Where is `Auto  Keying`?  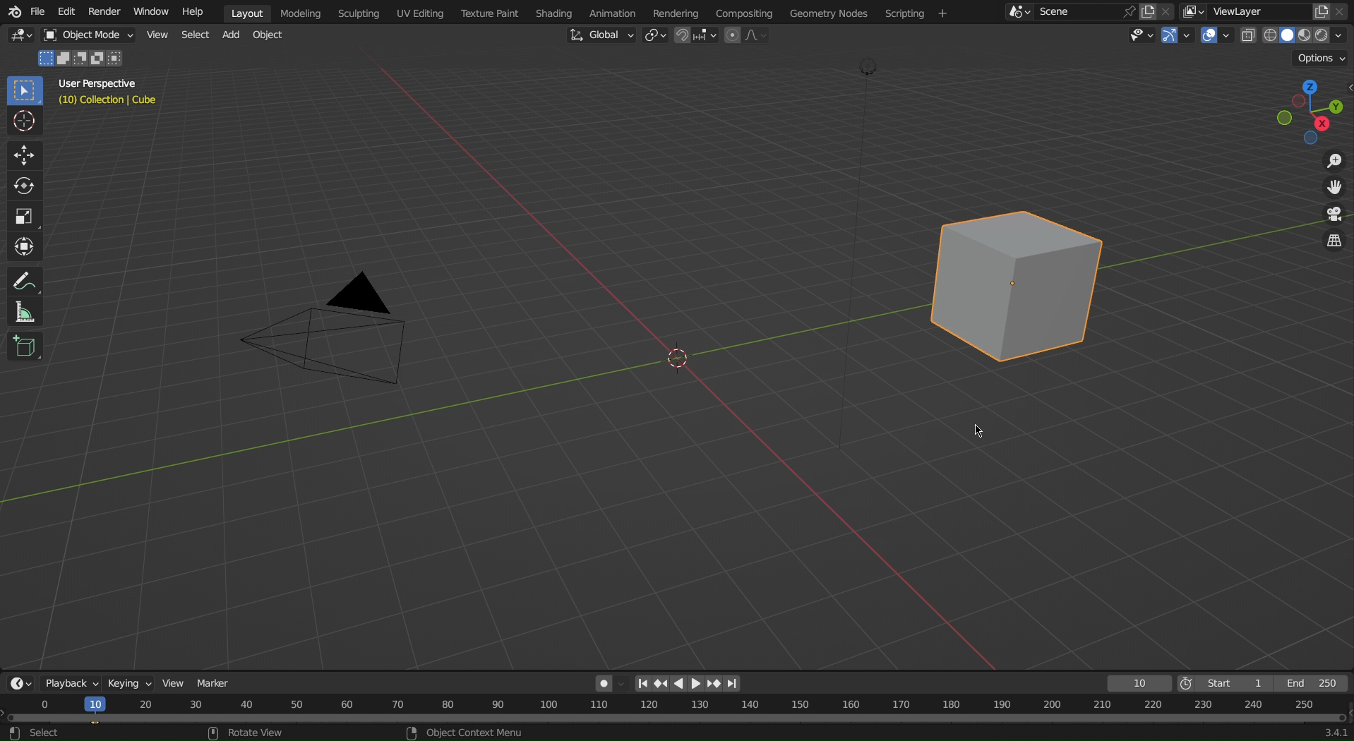 Auto  Keying is located at coordinates (608, 681).